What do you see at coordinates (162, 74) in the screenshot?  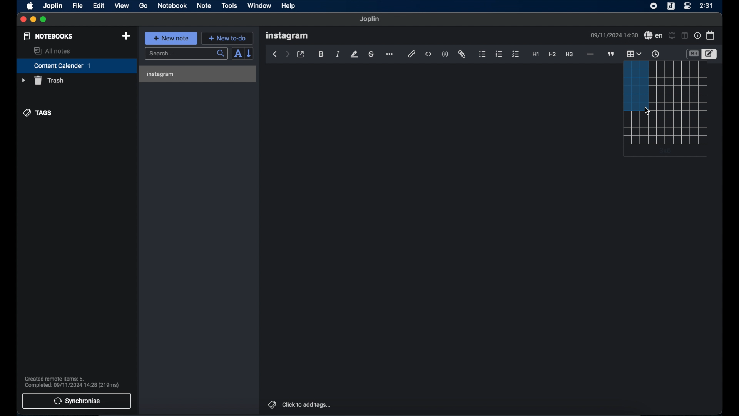 I see `instagram` at bounding box center [162, 74].